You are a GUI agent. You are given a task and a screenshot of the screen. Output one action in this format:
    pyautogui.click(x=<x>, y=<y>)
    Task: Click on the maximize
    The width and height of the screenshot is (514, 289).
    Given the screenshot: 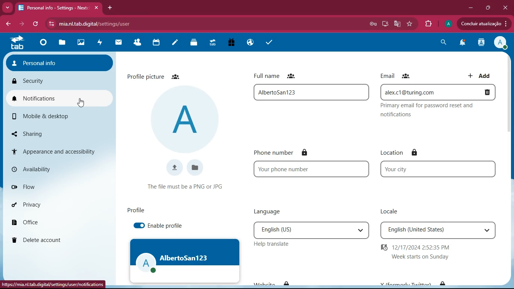 What is the action you would take?
    pyautogui.click(x=488, y=8)
    